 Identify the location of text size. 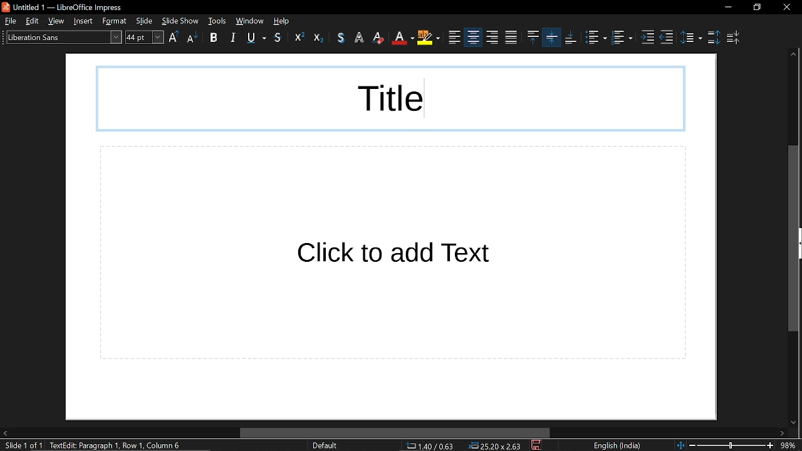
(144, 37).